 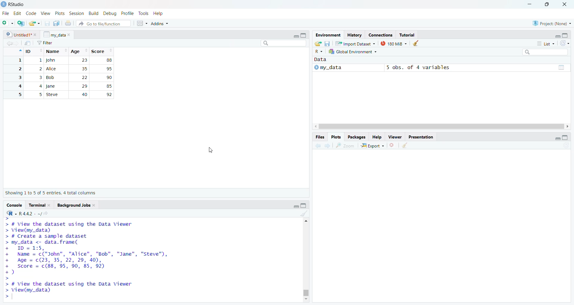 I want to click on workspaces pane, so click(x=142, y=24).